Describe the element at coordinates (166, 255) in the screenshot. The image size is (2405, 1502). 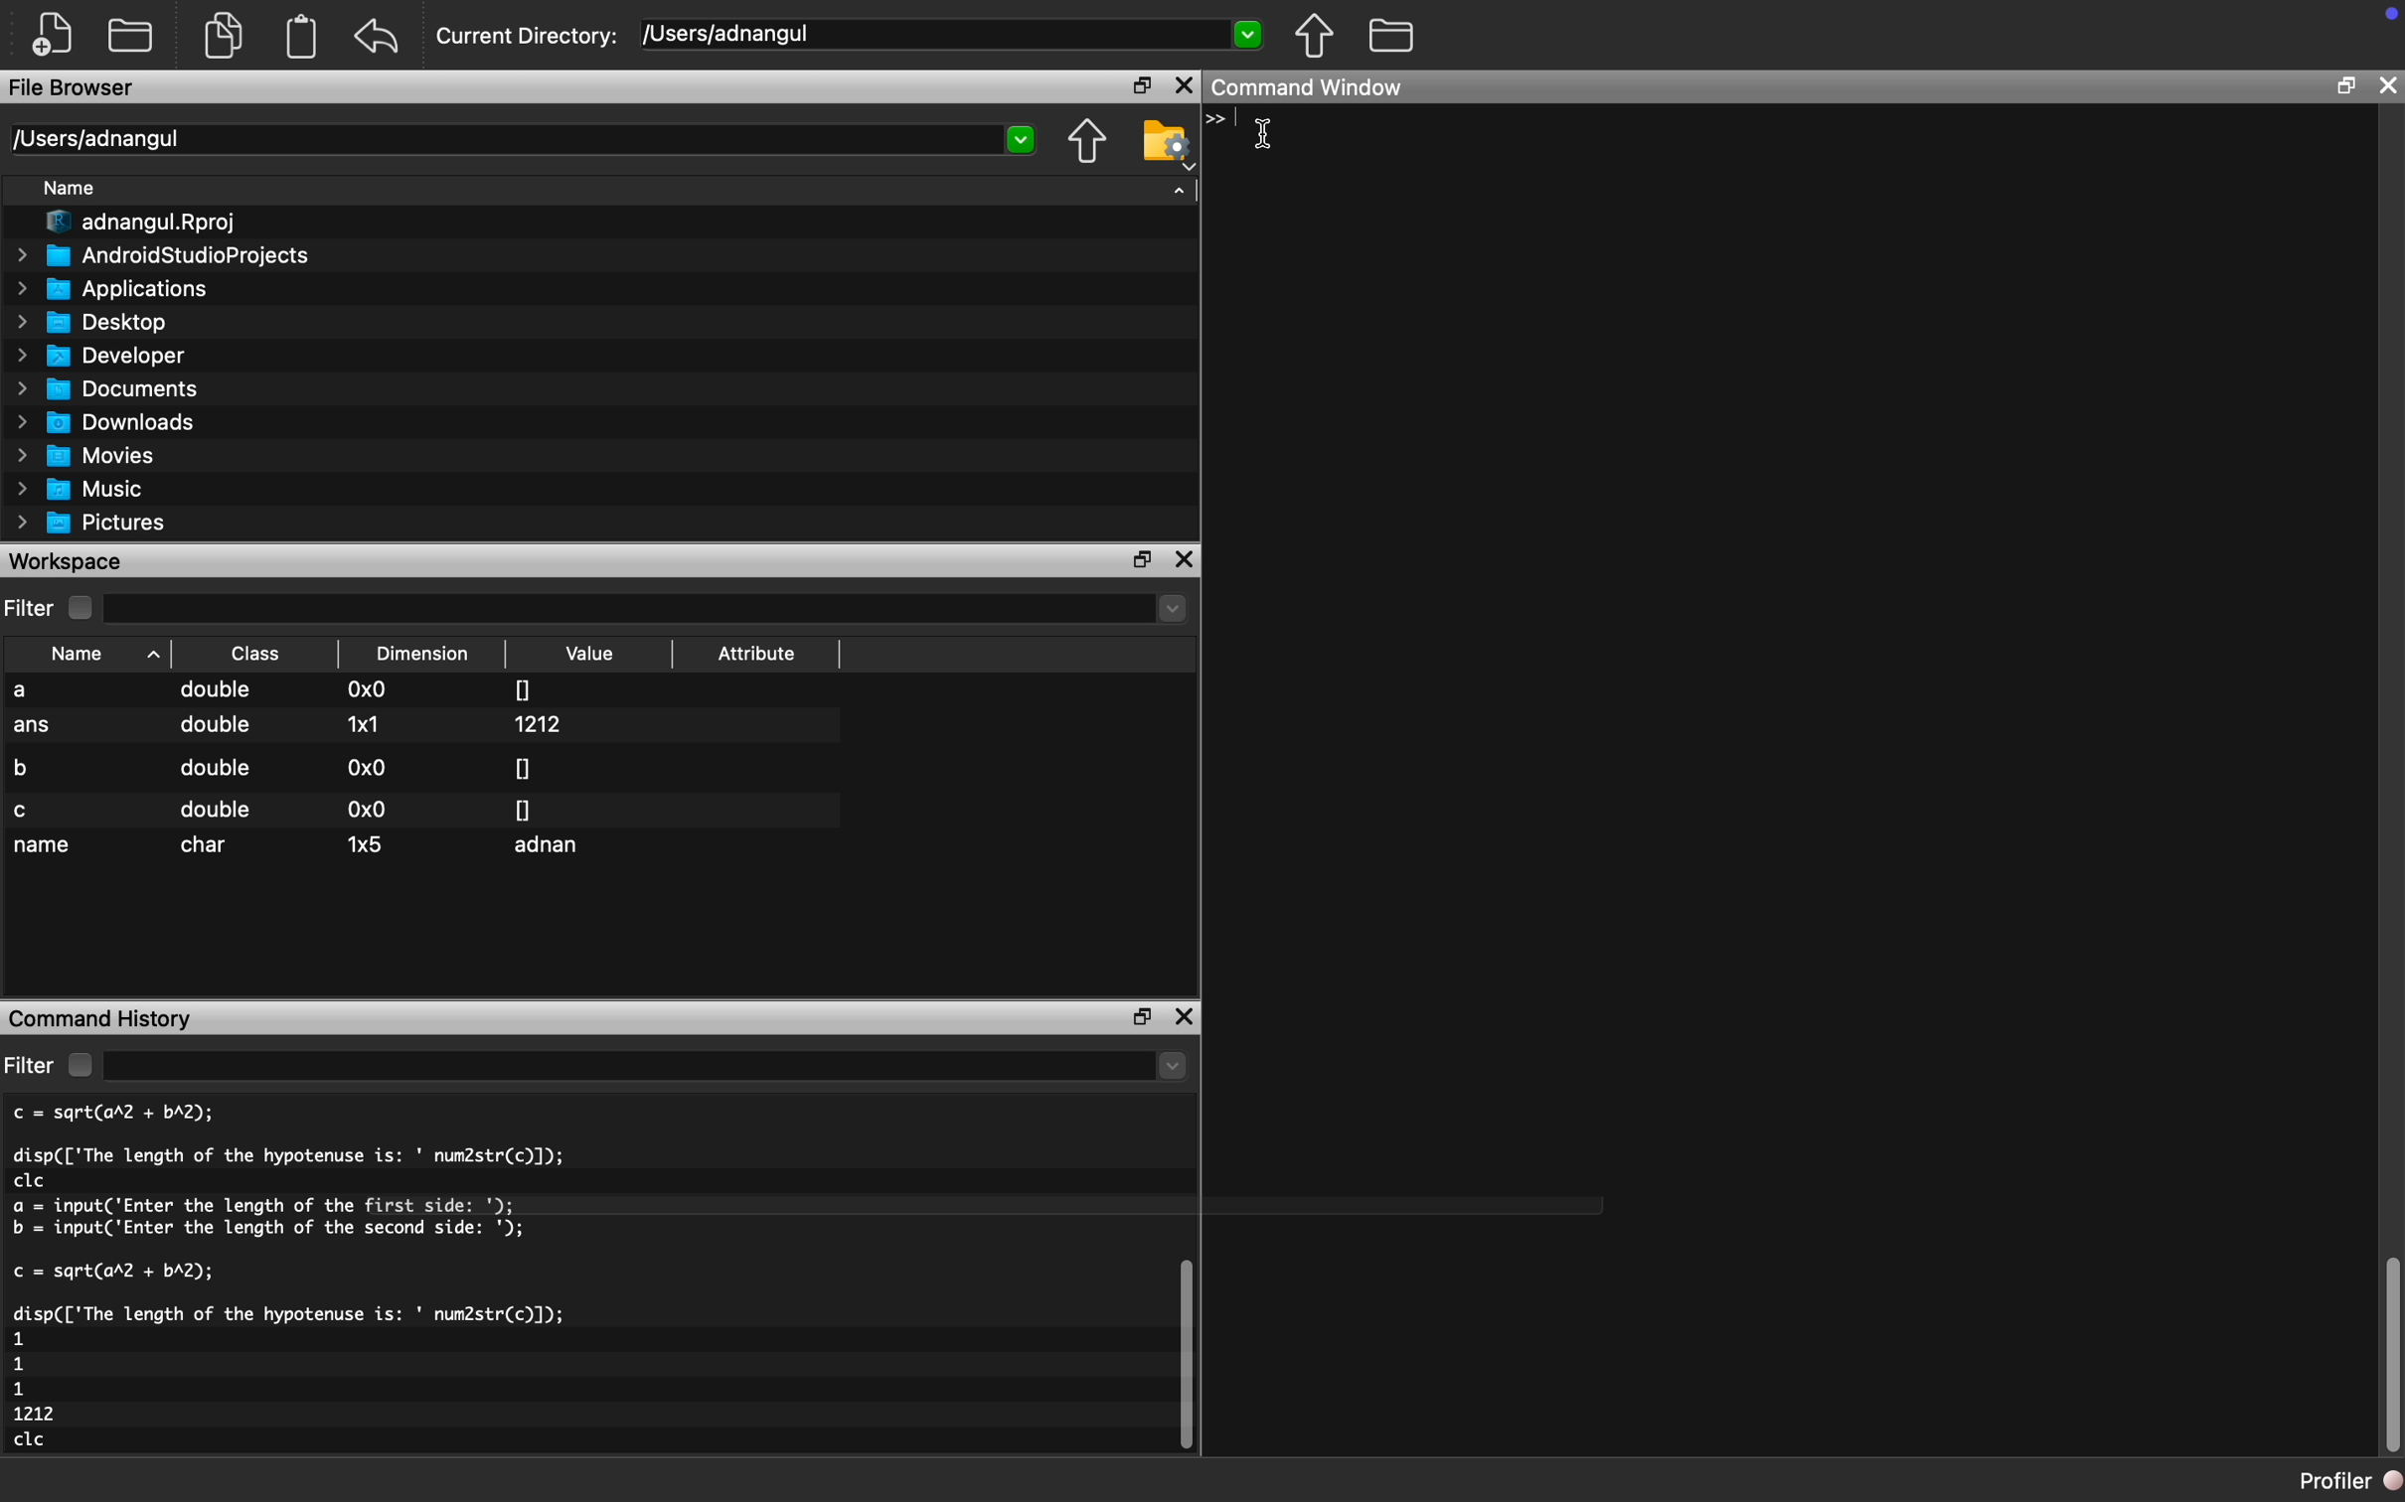
I see `AndroidStudioProjects` at that location.